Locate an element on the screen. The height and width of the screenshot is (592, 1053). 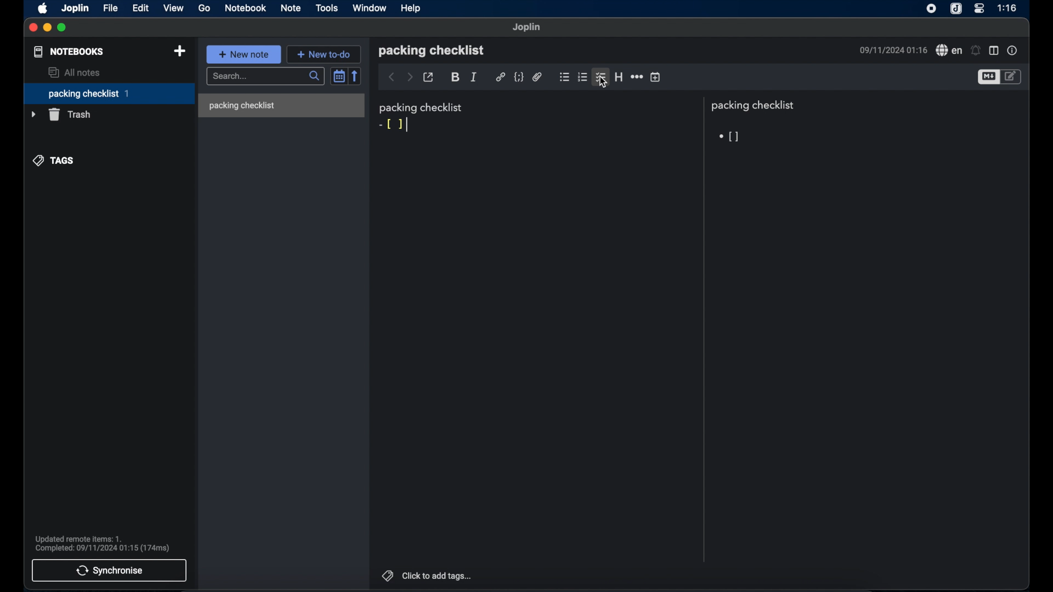
packing checklist is located at coordinates (755, 106).